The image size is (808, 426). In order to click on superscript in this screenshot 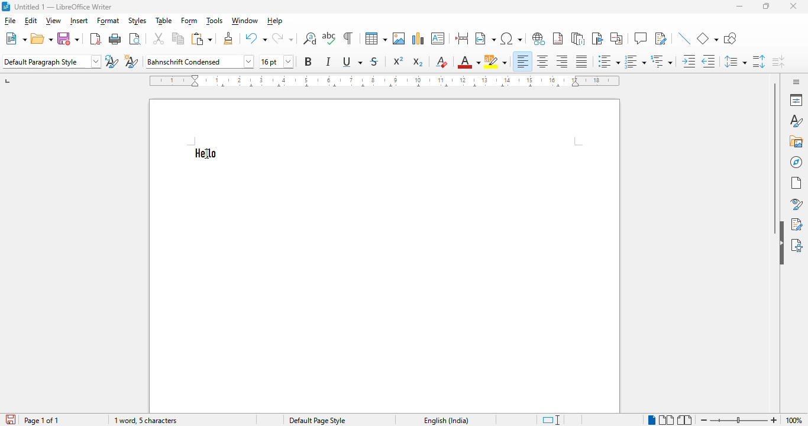, I will do `click(399, 61)`.